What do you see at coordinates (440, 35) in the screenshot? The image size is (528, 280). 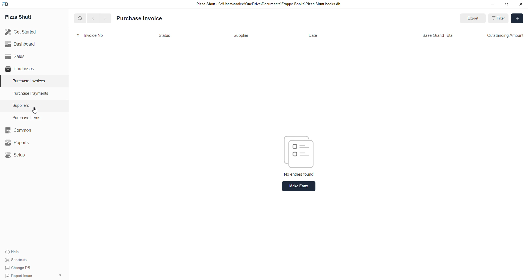 I see `Base Grand Total` at bounding box center [440, 35].